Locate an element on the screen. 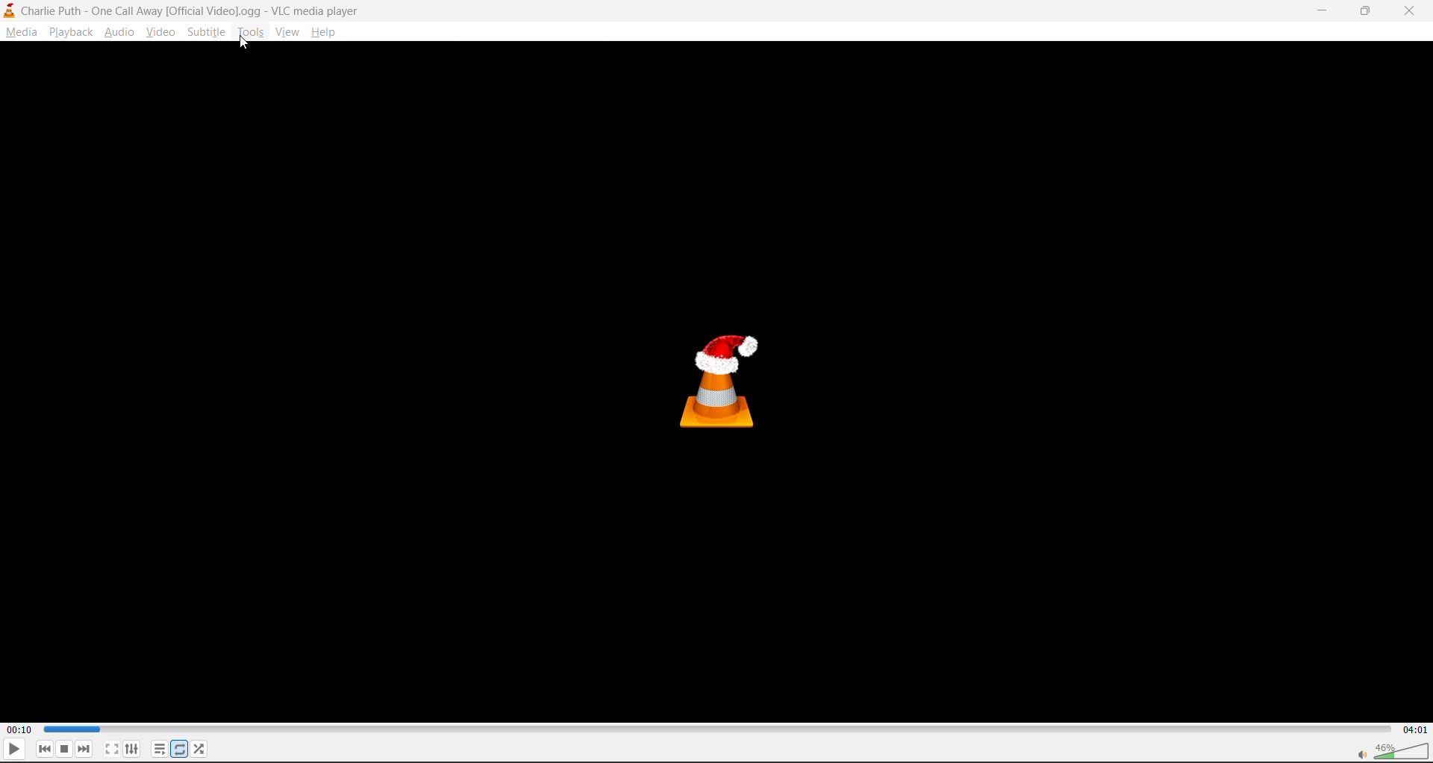 The image size is (1433, 763). next is located at coordinates (84, 750).